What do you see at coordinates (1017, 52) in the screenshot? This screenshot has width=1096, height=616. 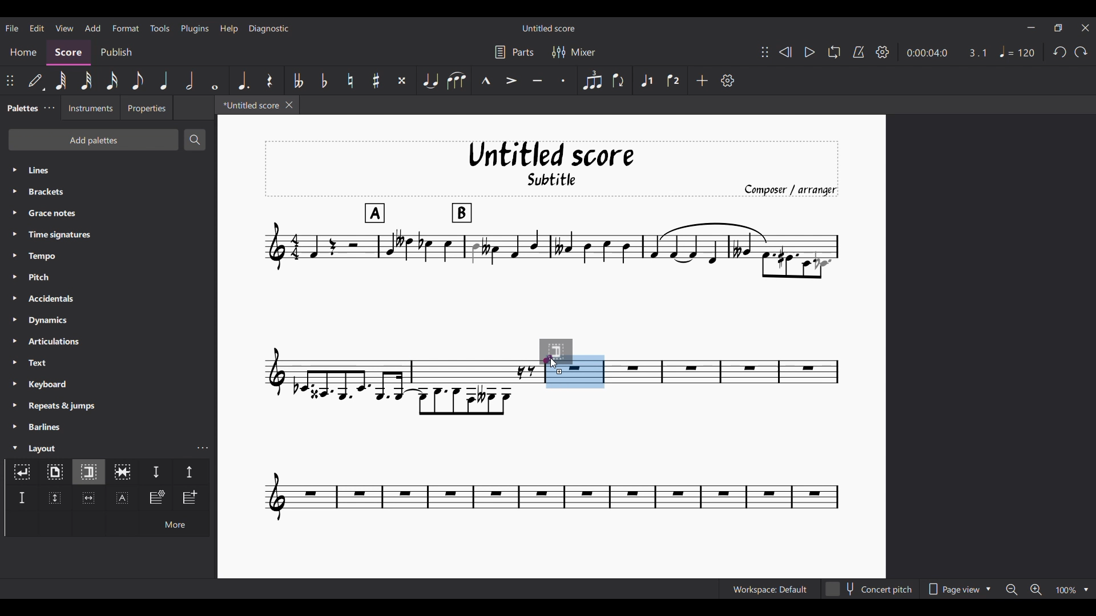 I see `Tempo` at bounding box center [1017, 52].